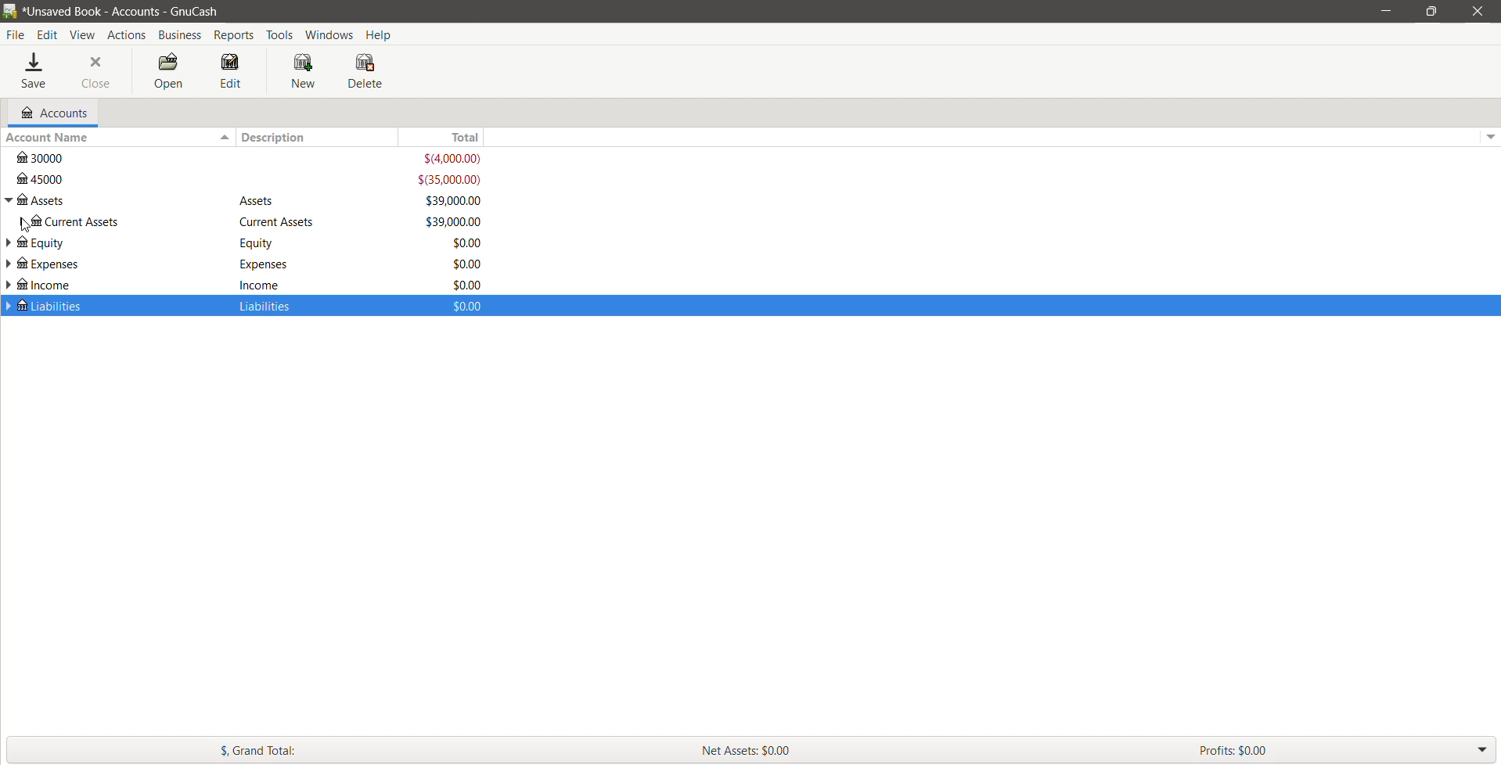 Image resolution: width=1501 pixels, height=765 pixels. What do you see at coordinates (365, 70) in the screenshot?
I see `Delete` at bounding box center [365, 70].